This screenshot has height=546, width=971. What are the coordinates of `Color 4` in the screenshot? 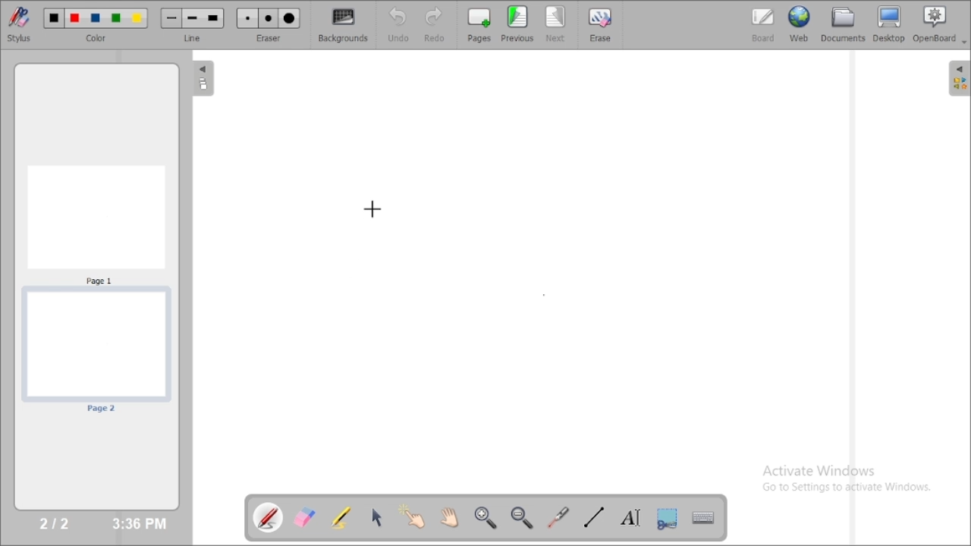 It's located at (116, 19).